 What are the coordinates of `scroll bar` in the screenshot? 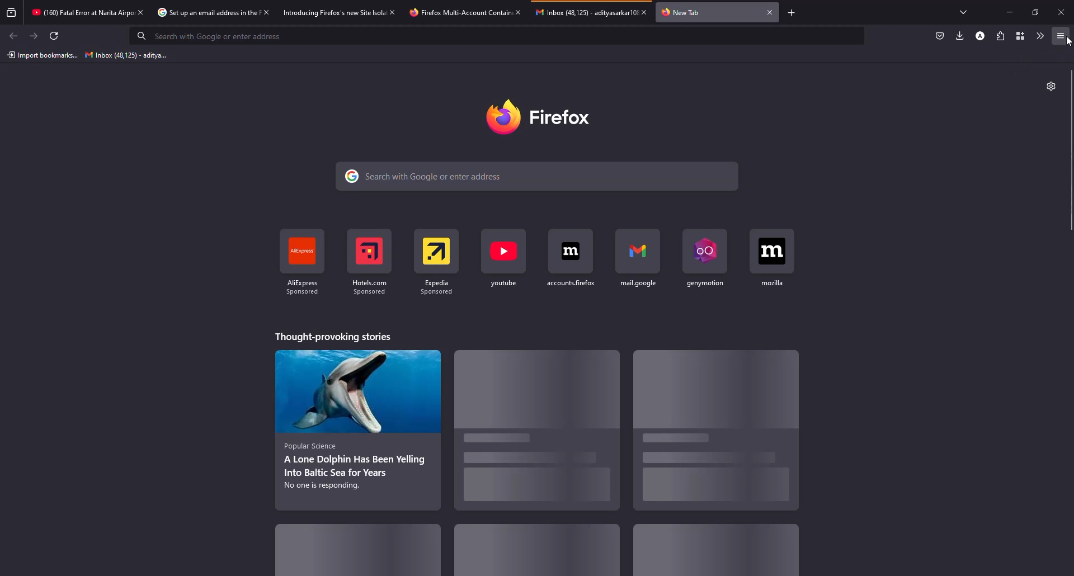 It's located at (1072, 152).